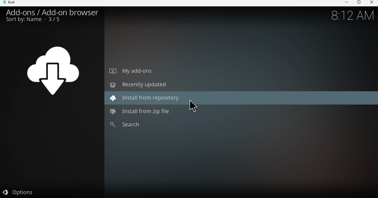 The image size is (378, 198). I want to click on cursor, so click(193, 107).